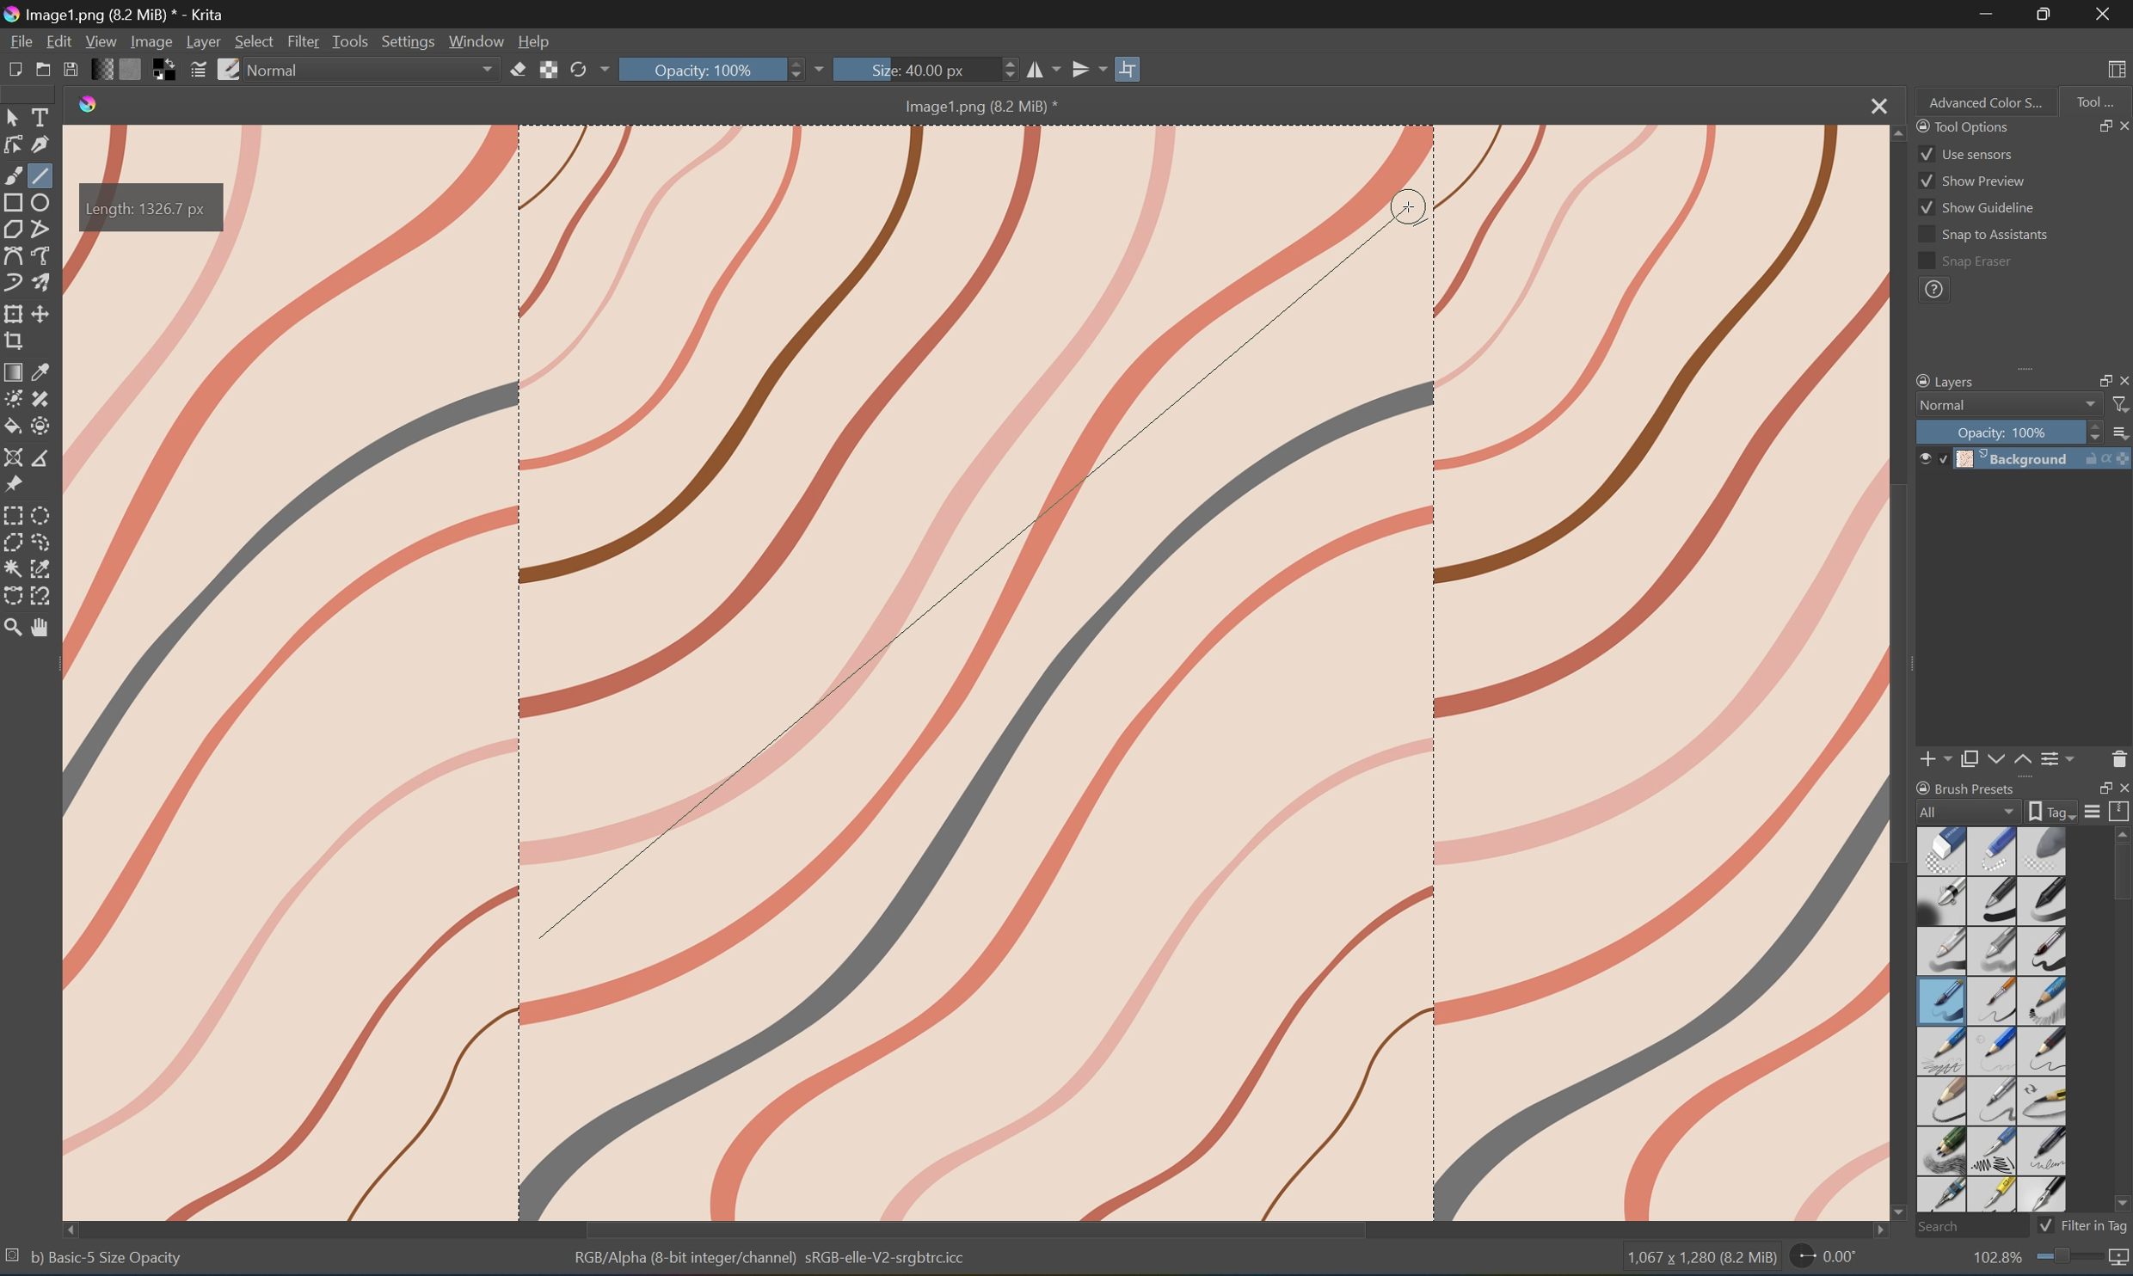 Image resolution: width=2133 pixels, height=1276 pixels. I want to click on Edit shapes tool, so click(14, 145).